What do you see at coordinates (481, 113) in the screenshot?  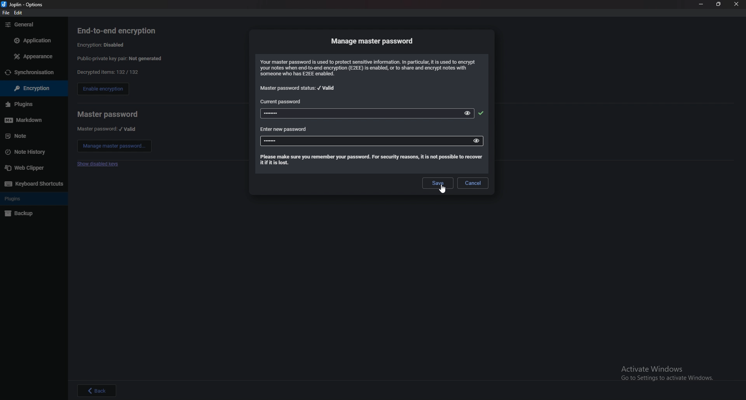 I see `accepted password` at bounding box center [481, 113].